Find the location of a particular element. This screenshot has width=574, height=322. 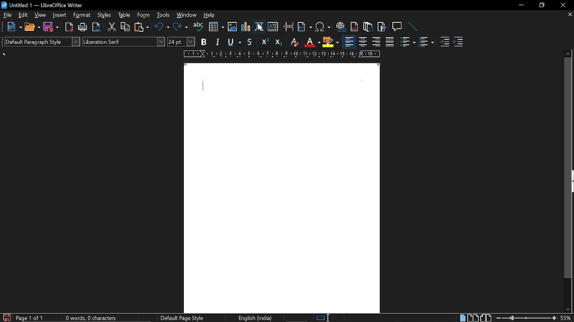

help is located at coordinates (211, 16).